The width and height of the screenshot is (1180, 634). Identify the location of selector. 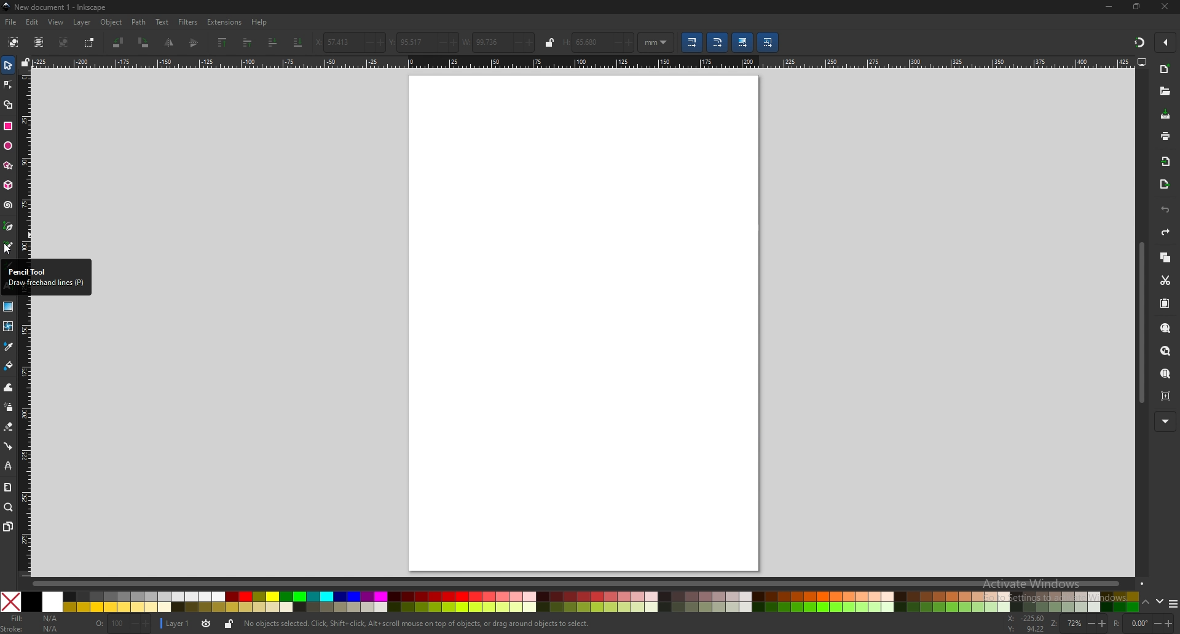
(8, 65).